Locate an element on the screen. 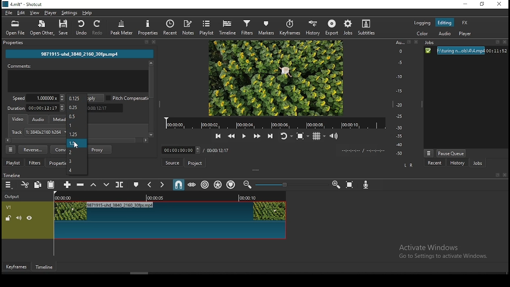 This screenshot has height=287, width=510. playlist is located at coordinates (206, 28).